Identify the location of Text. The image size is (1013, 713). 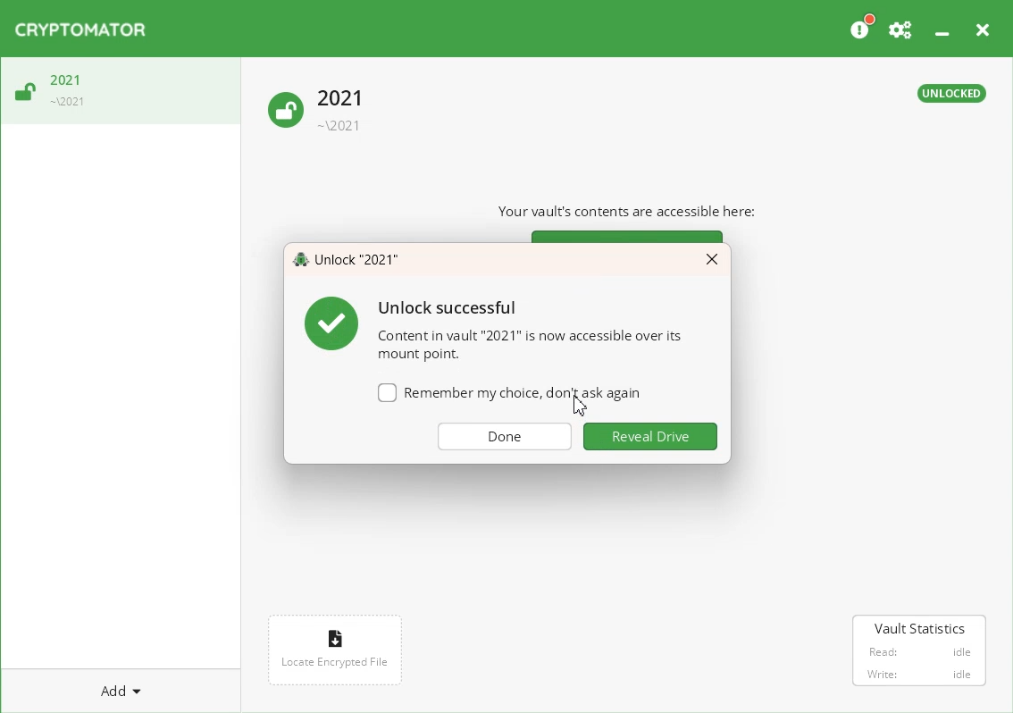
(347, 261).